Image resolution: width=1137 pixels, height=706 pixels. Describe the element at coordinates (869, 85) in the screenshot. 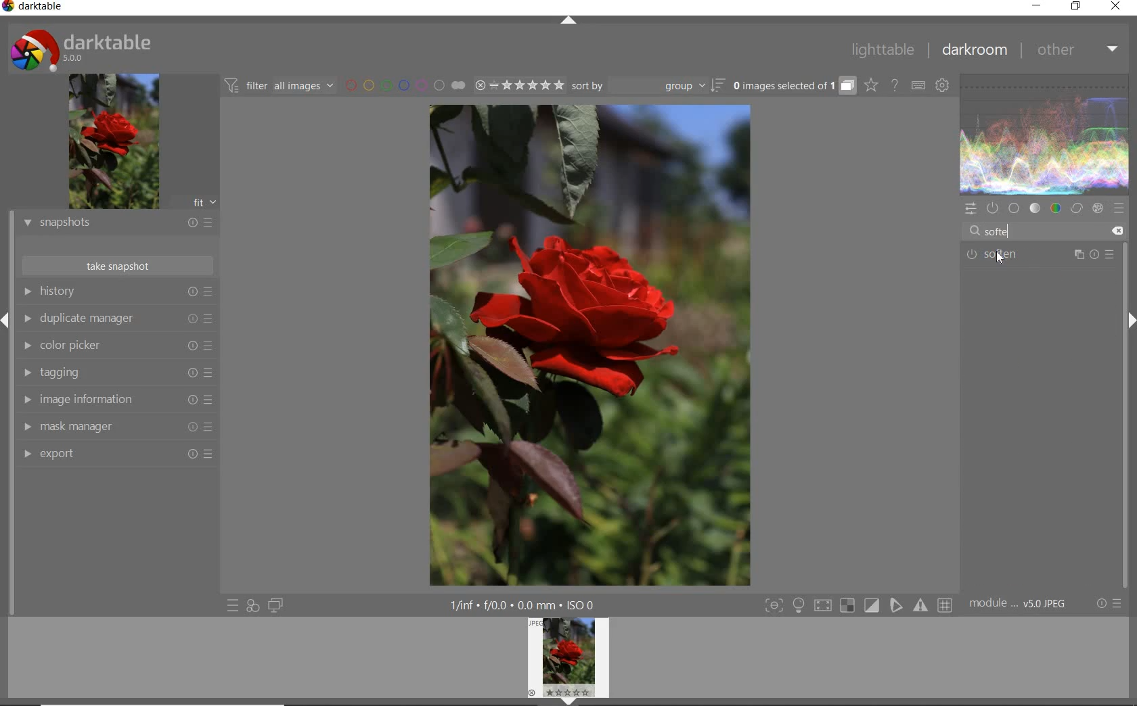

I see `click to change overlays on thumbnails` at that location.